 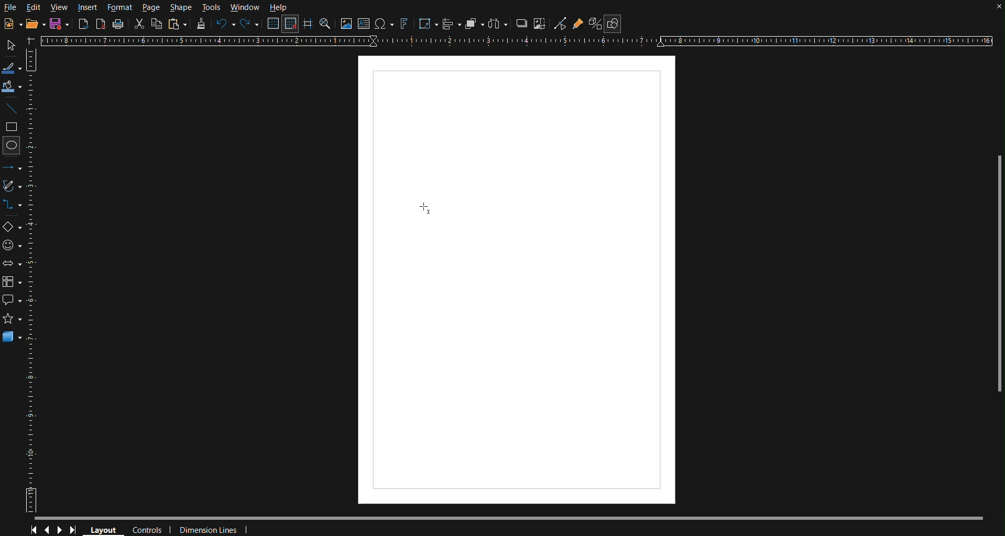 What do you see at coordinates (12, 283) in the screenshot?
I see `Flowchart` at bounding box center [12, 283].